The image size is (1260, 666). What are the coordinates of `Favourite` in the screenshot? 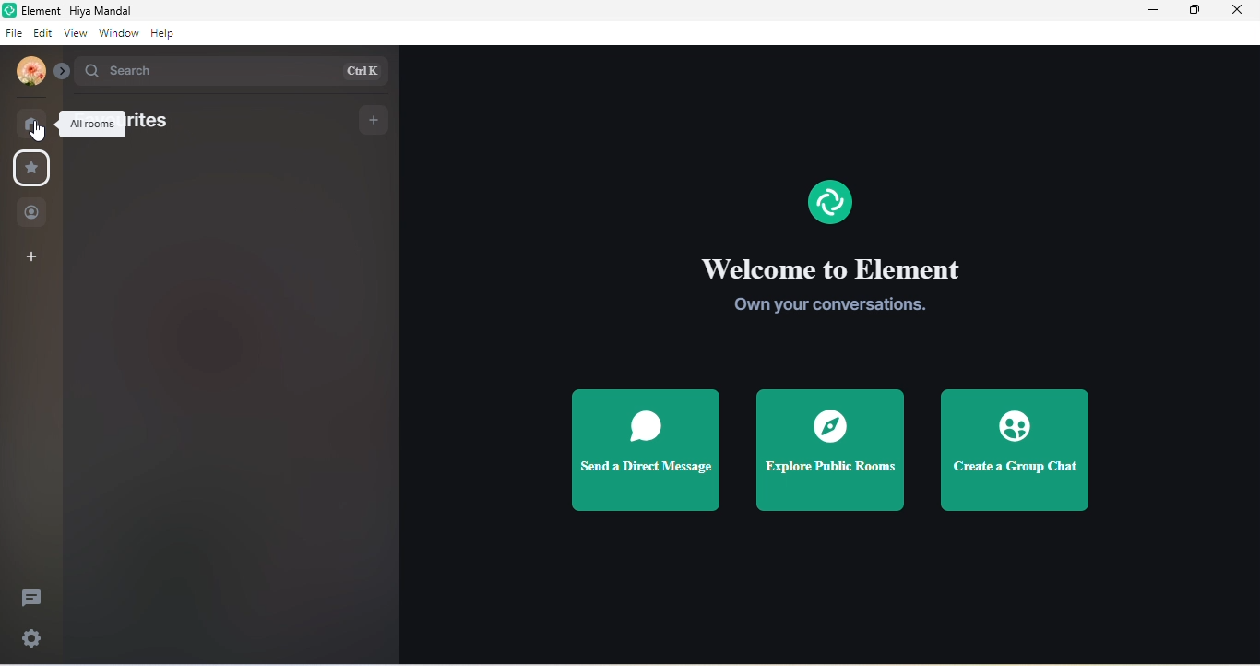 It's located at (31, 168).